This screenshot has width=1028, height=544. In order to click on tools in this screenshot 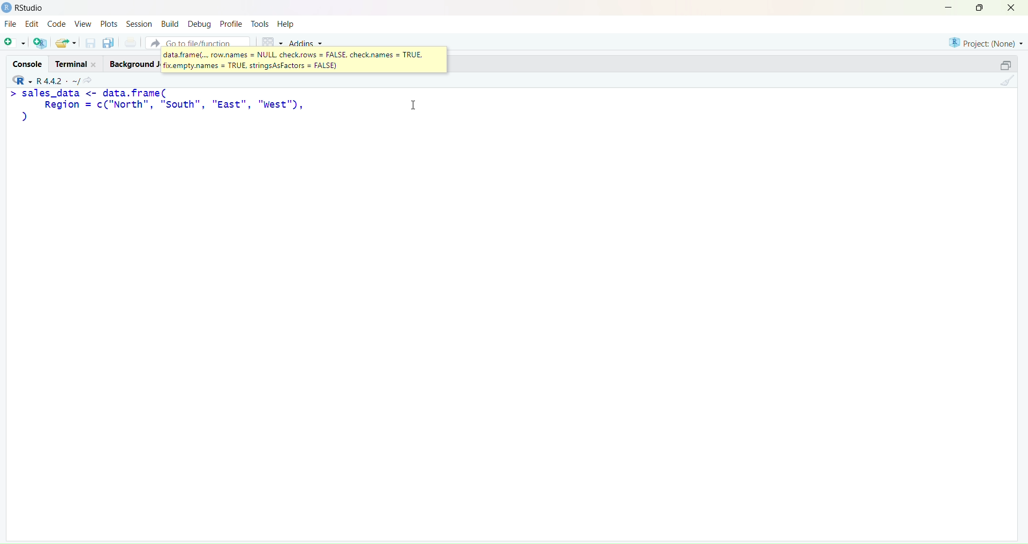, I will do `click(260, 24)`.